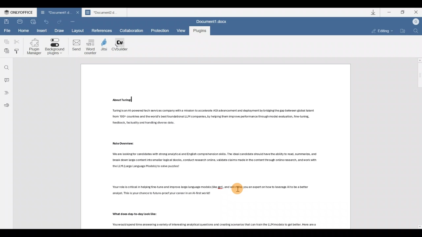 The height and width of the screenshot is (237, 422). Describe the element at coordinates (55, 47) in the screenshot. I see `Background plugins` at that location.